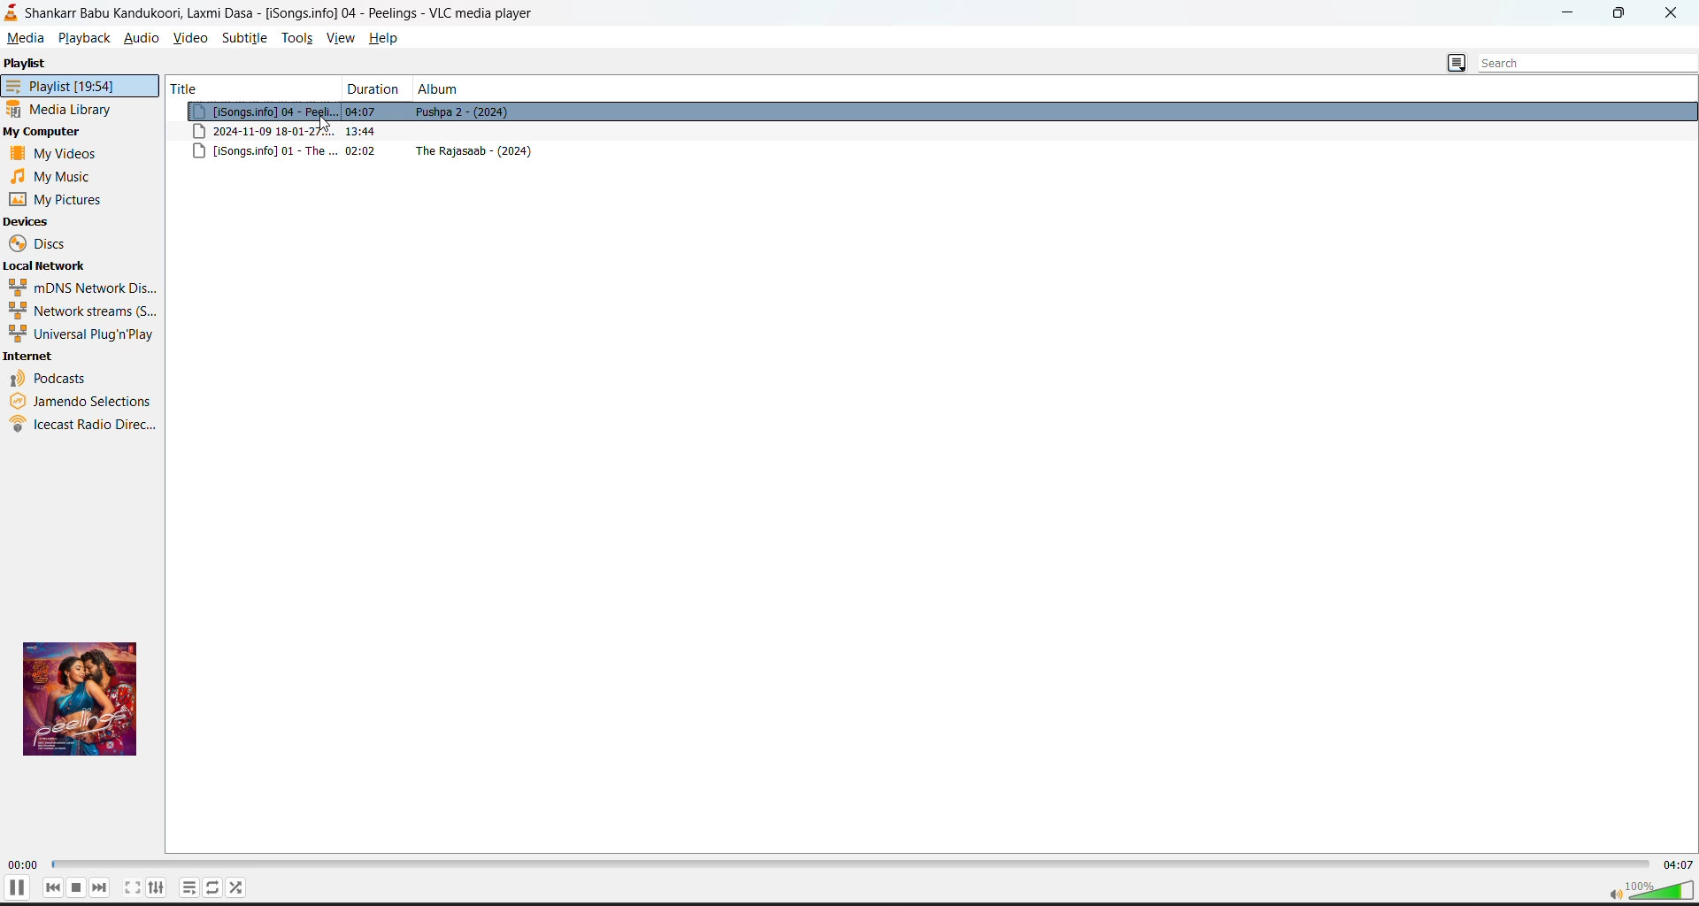 Image resolution: width=1699 pixels, height=906 pixels. Describe the element at coordinates (934, 131) in the screenshot. I see `metadata` at that location.